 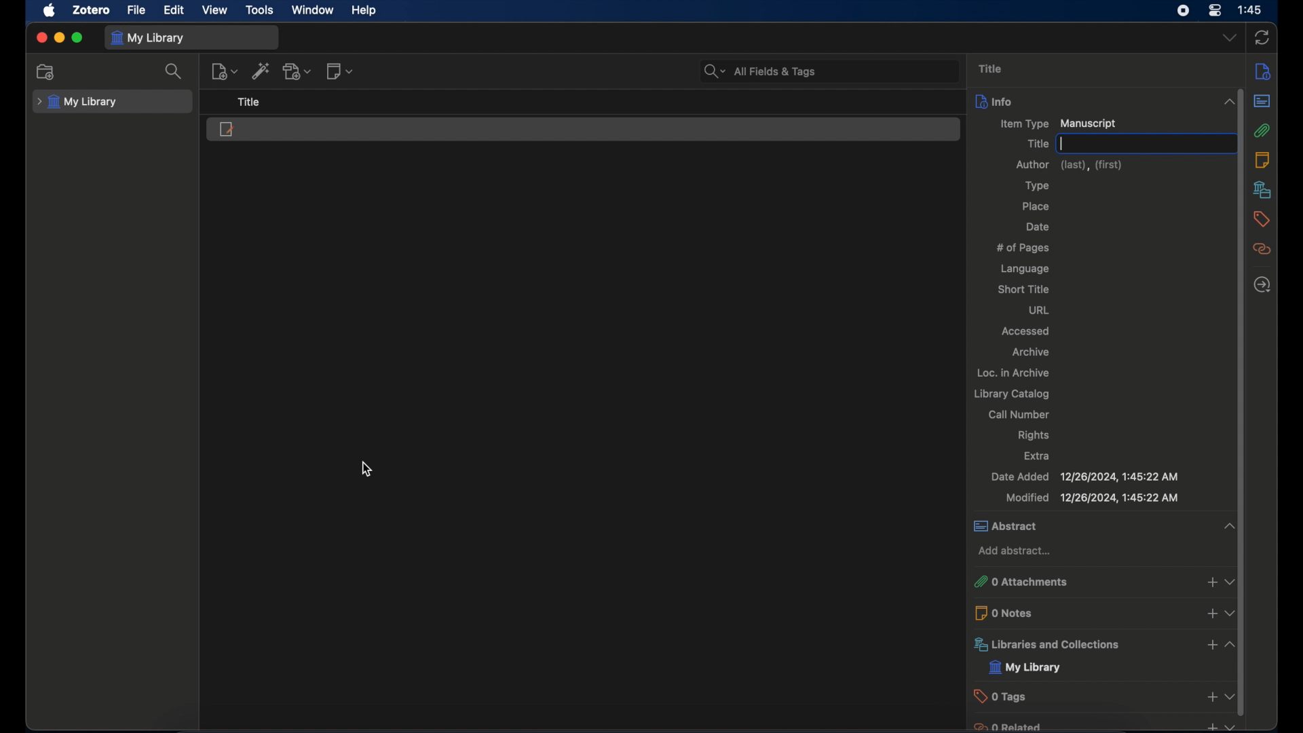 What do you see at coordinates (1030, 352) in the screenshot?
I see `archive` at bounding box center [1030, 352].